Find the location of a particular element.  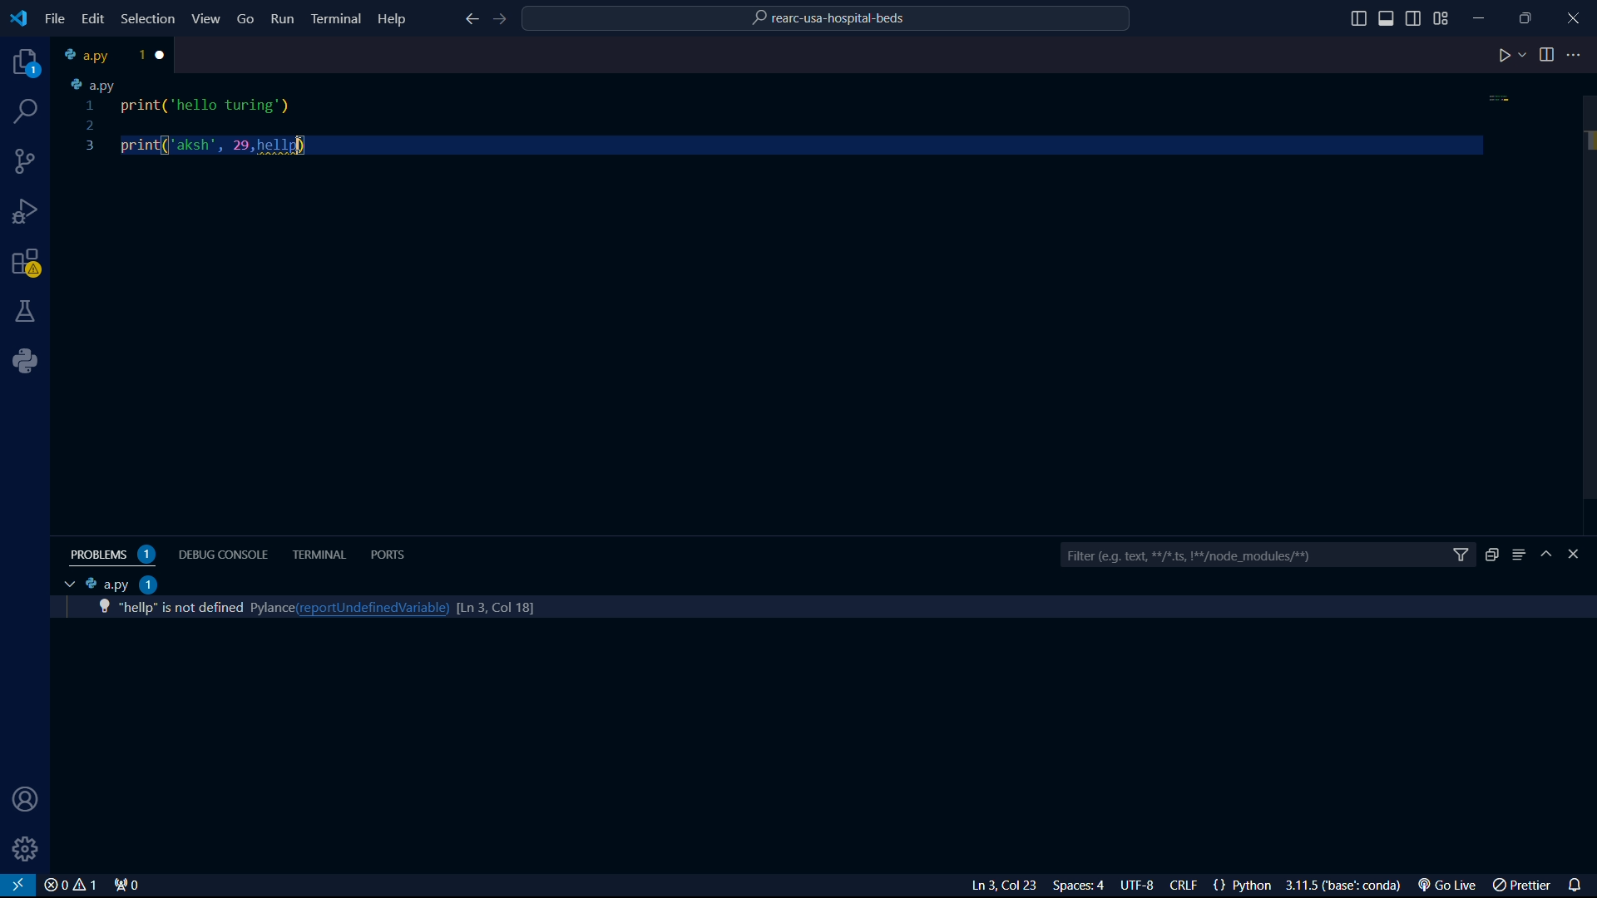

foward is located at coordinates (503, 20).